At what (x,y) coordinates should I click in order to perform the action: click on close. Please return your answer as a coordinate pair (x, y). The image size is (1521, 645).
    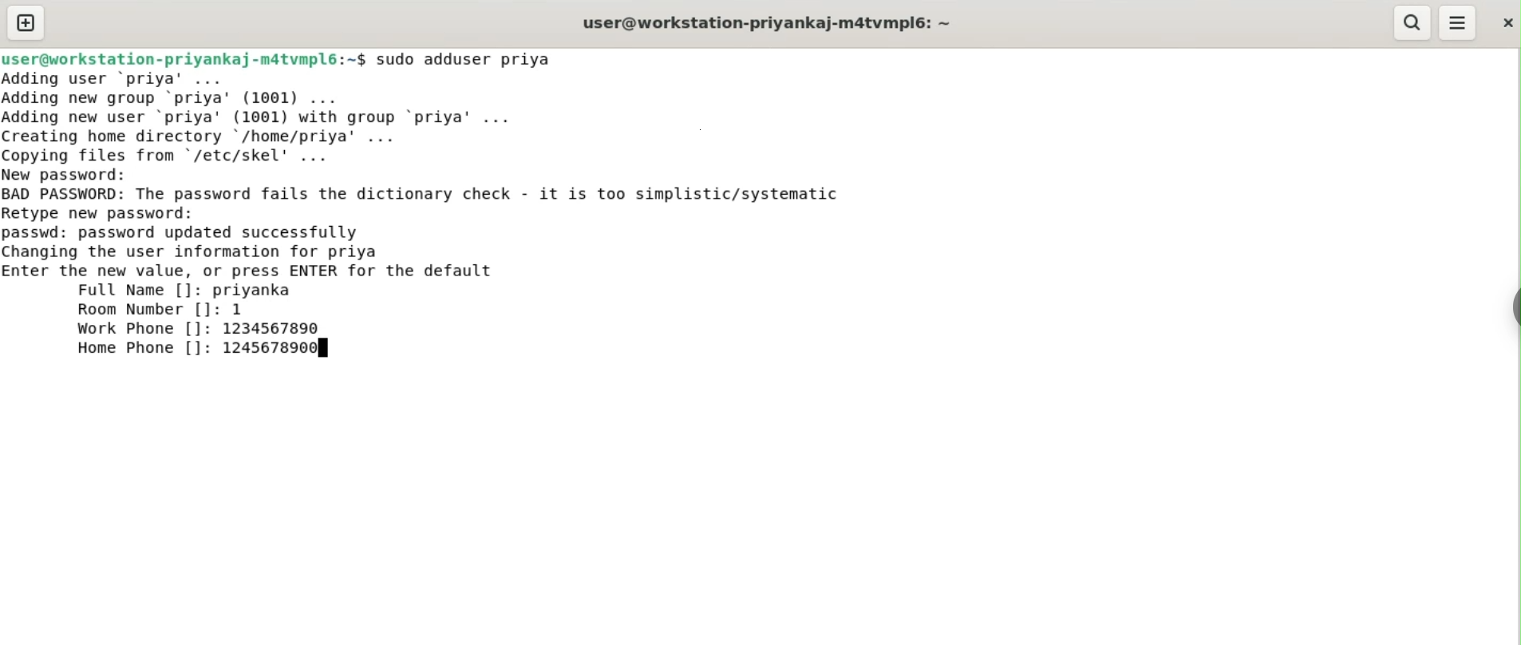
    Looking at the image, I should click on (1506, 22).